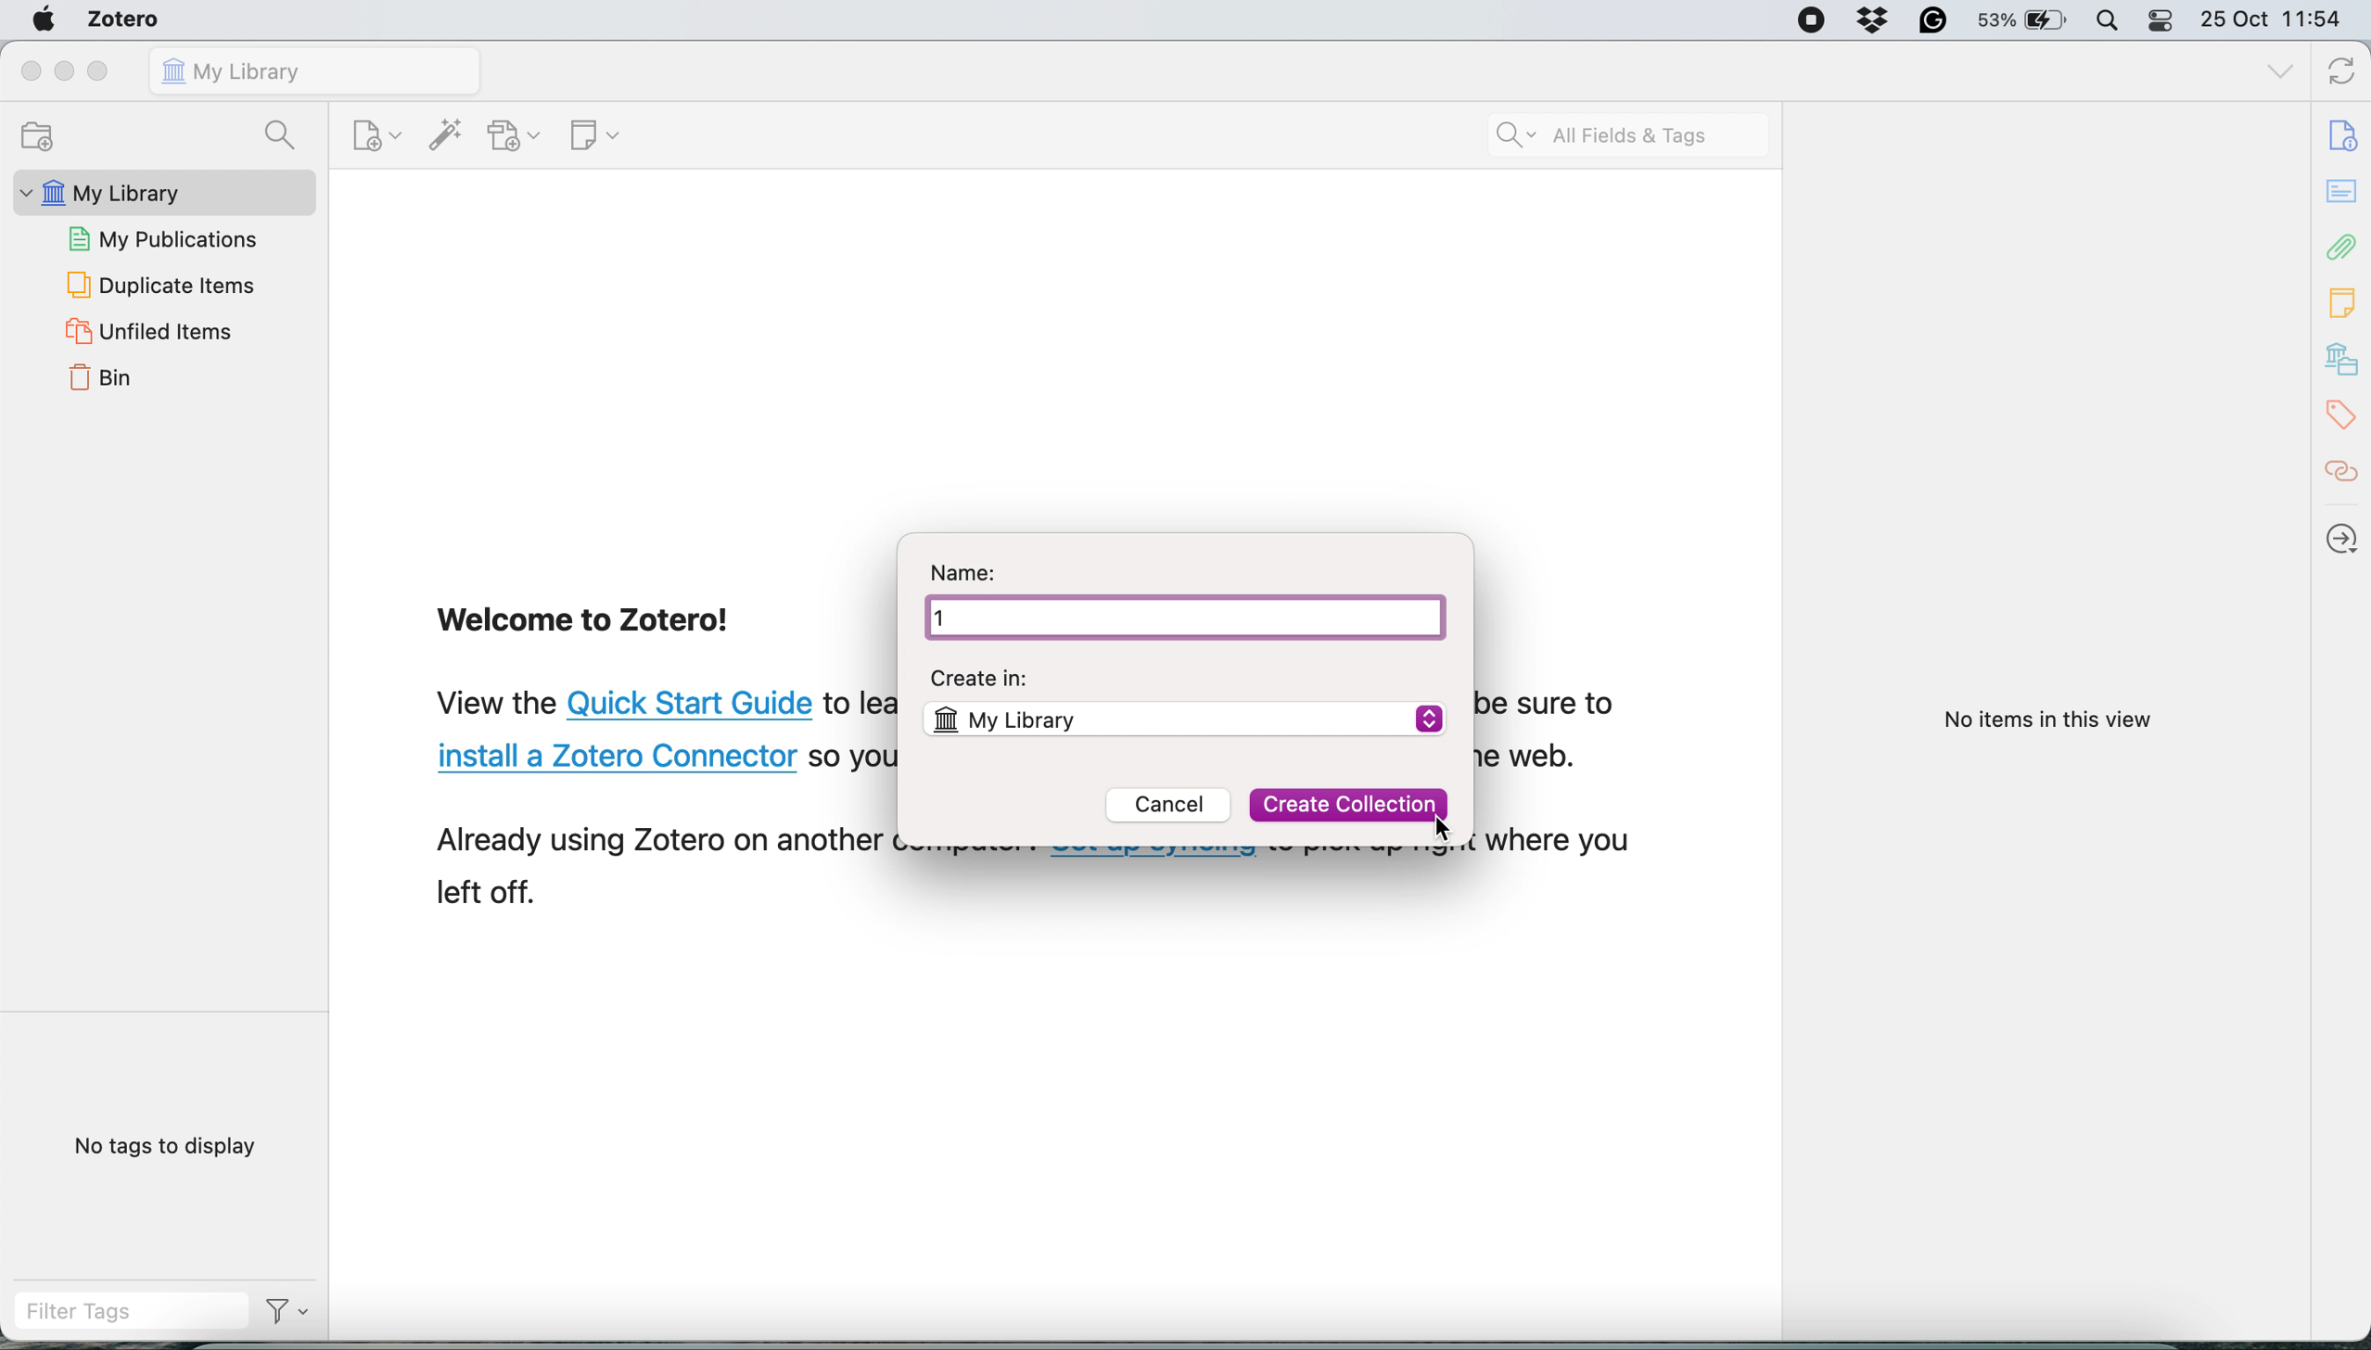 The width and height of the screenshot is (2371, 1350). I want to click on 25 Oct 11:54, so click(2282, 19).